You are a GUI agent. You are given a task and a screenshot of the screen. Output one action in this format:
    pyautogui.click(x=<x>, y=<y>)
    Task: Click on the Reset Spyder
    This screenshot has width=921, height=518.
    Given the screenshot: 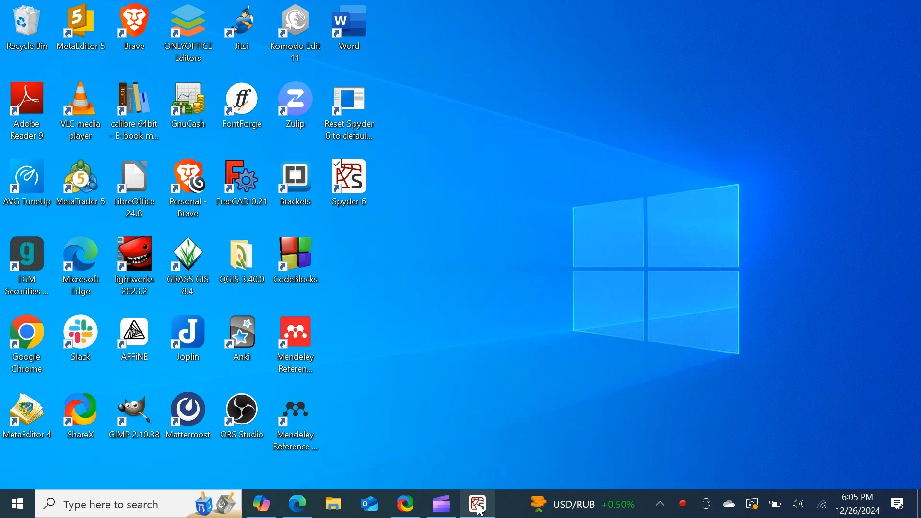 What is the action you would take?
    pyautogui.click(x=355, y=114)
    